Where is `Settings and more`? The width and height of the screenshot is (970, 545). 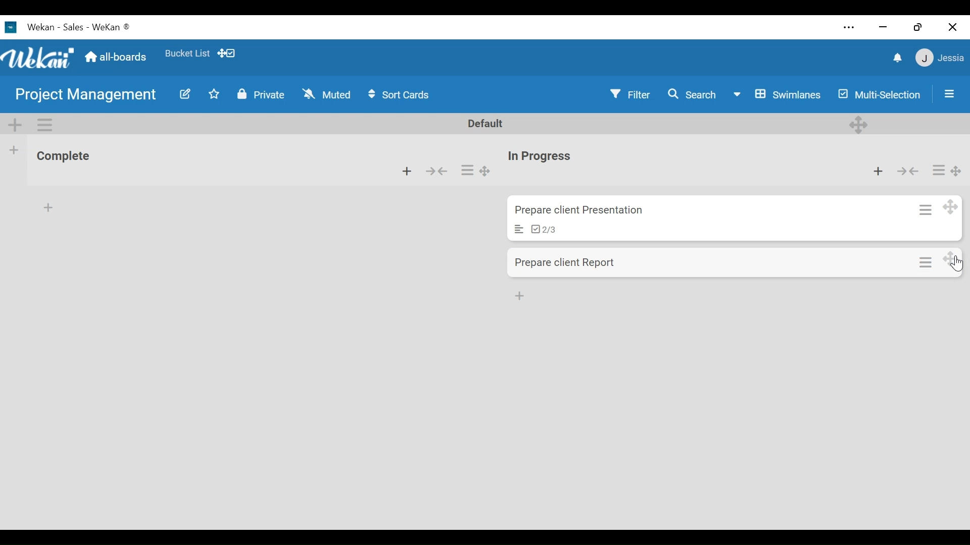 Settings and more is located at coordinates (845, 26).